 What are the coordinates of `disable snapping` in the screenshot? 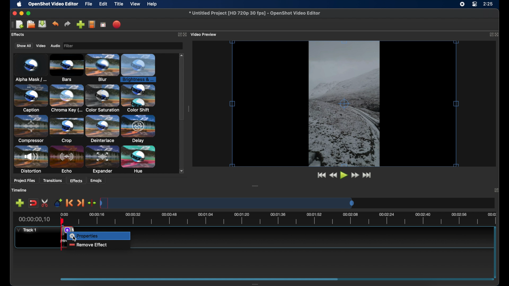 It's located at (33, 203).